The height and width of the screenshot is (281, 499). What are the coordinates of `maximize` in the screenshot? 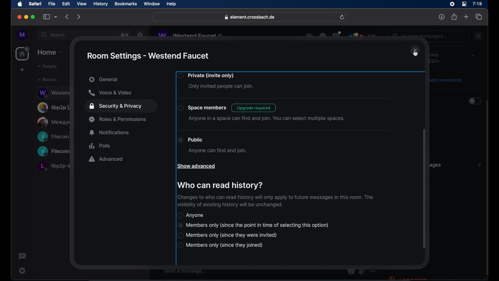 It's located at (34, 17).